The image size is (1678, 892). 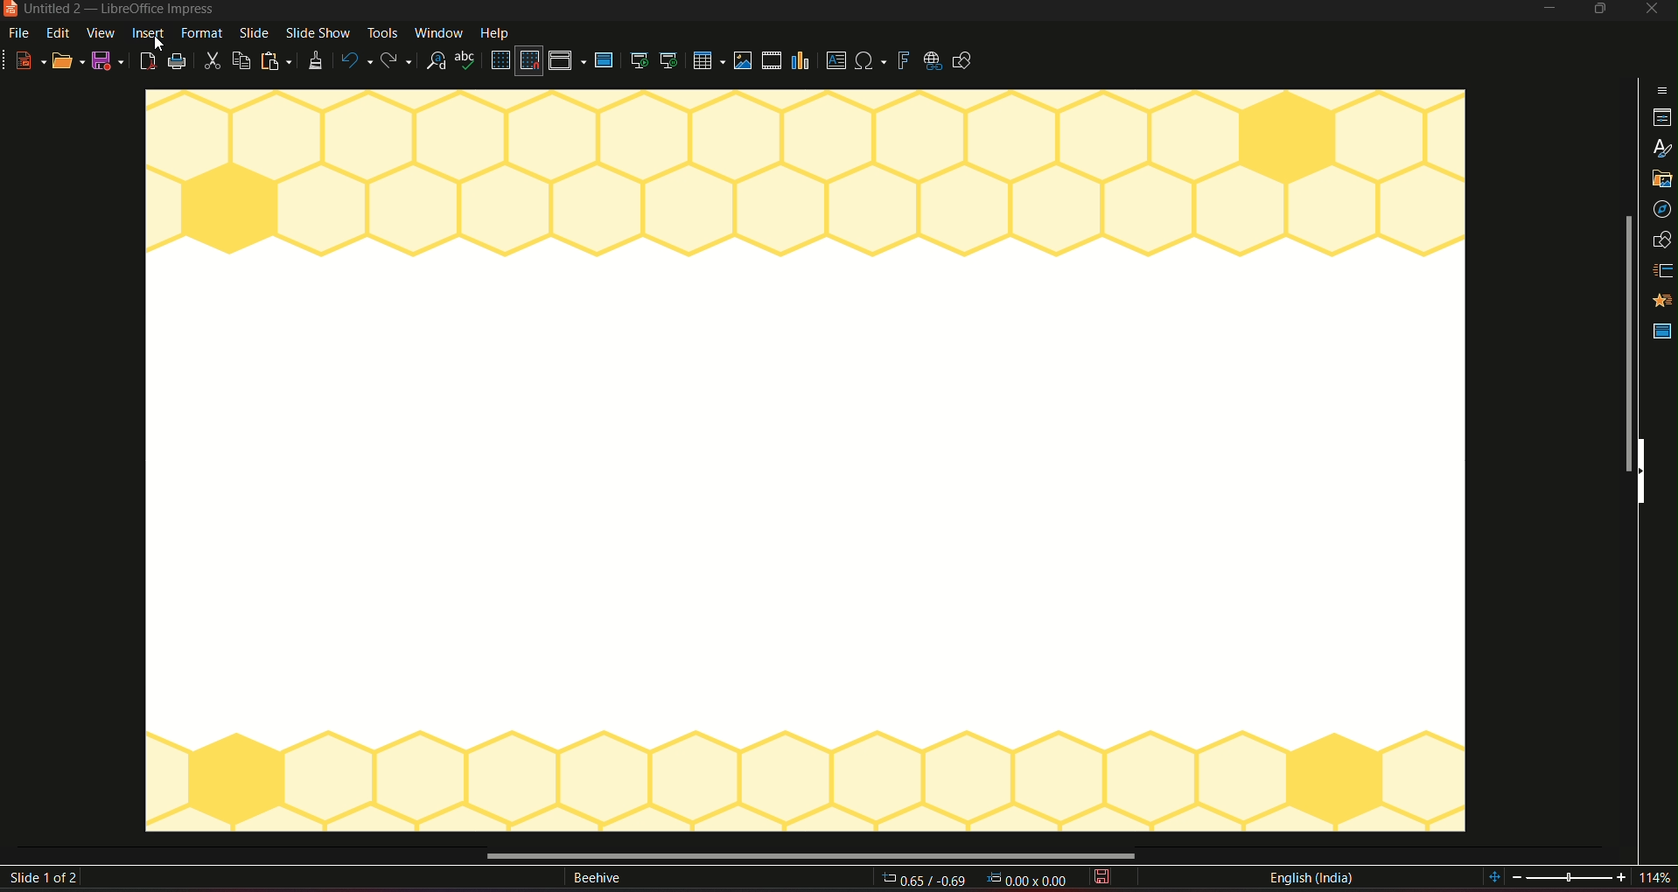 What do you see at coordinates (771, 61) in the screenshot?
I see `insert audio/video` at bounding box center [771, 61].